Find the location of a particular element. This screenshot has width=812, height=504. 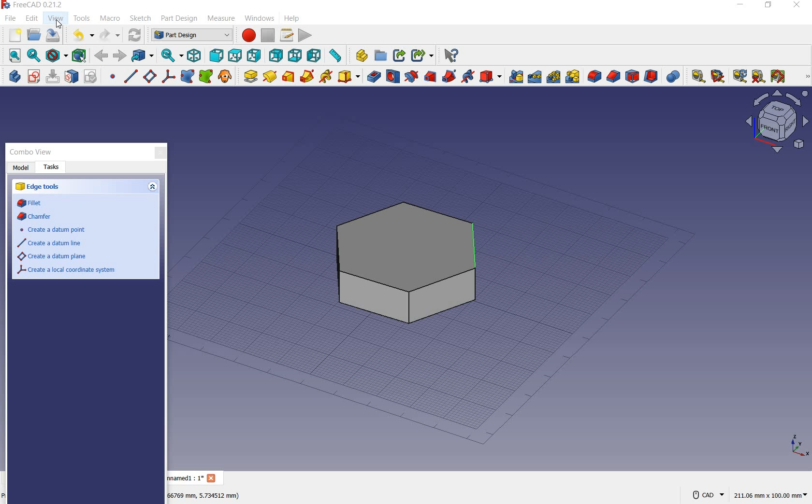

what's this? is located at coordinates (450, 56).